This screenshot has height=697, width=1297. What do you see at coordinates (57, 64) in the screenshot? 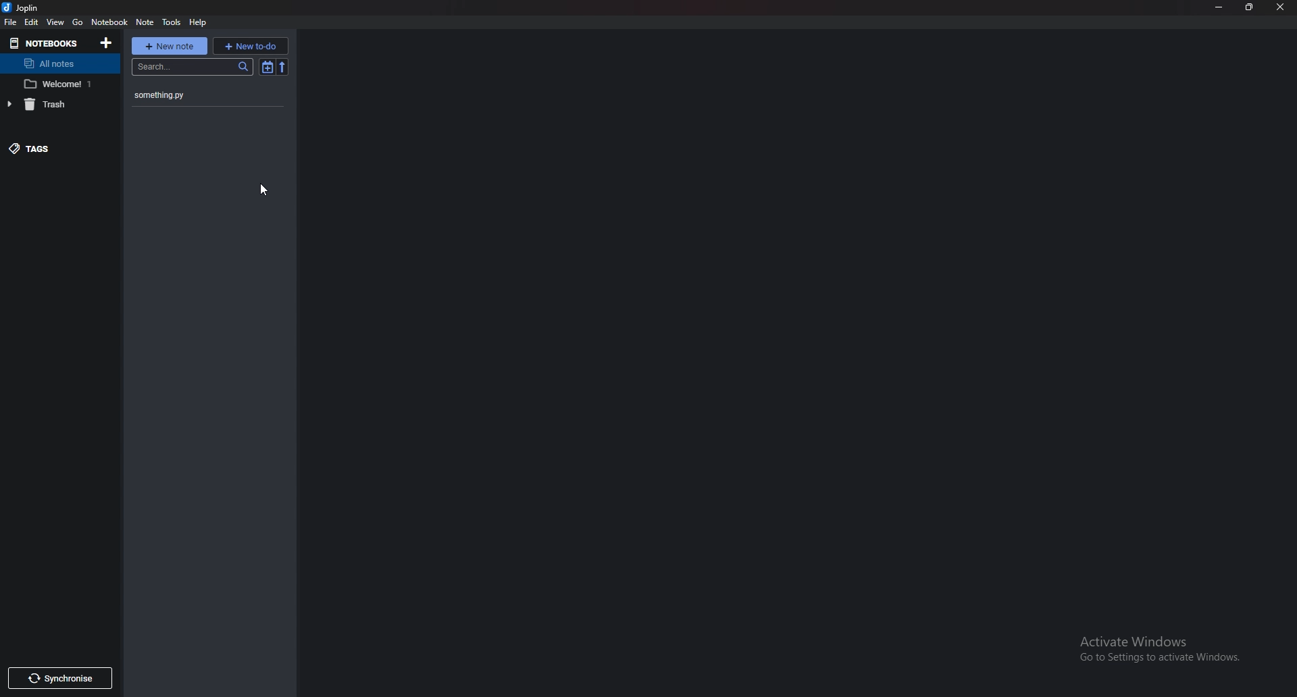
I see `All notes` at bounding box center [57, 64].